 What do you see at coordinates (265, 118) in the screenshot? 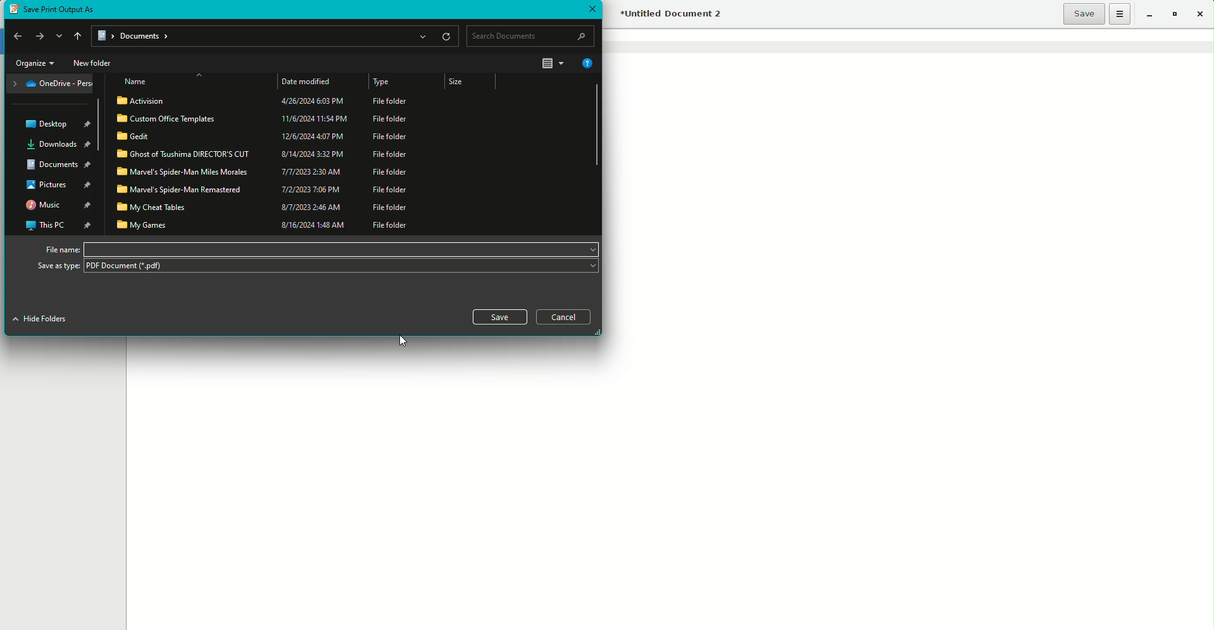
I see `Custom Templates` at bounding box center [265, 118].